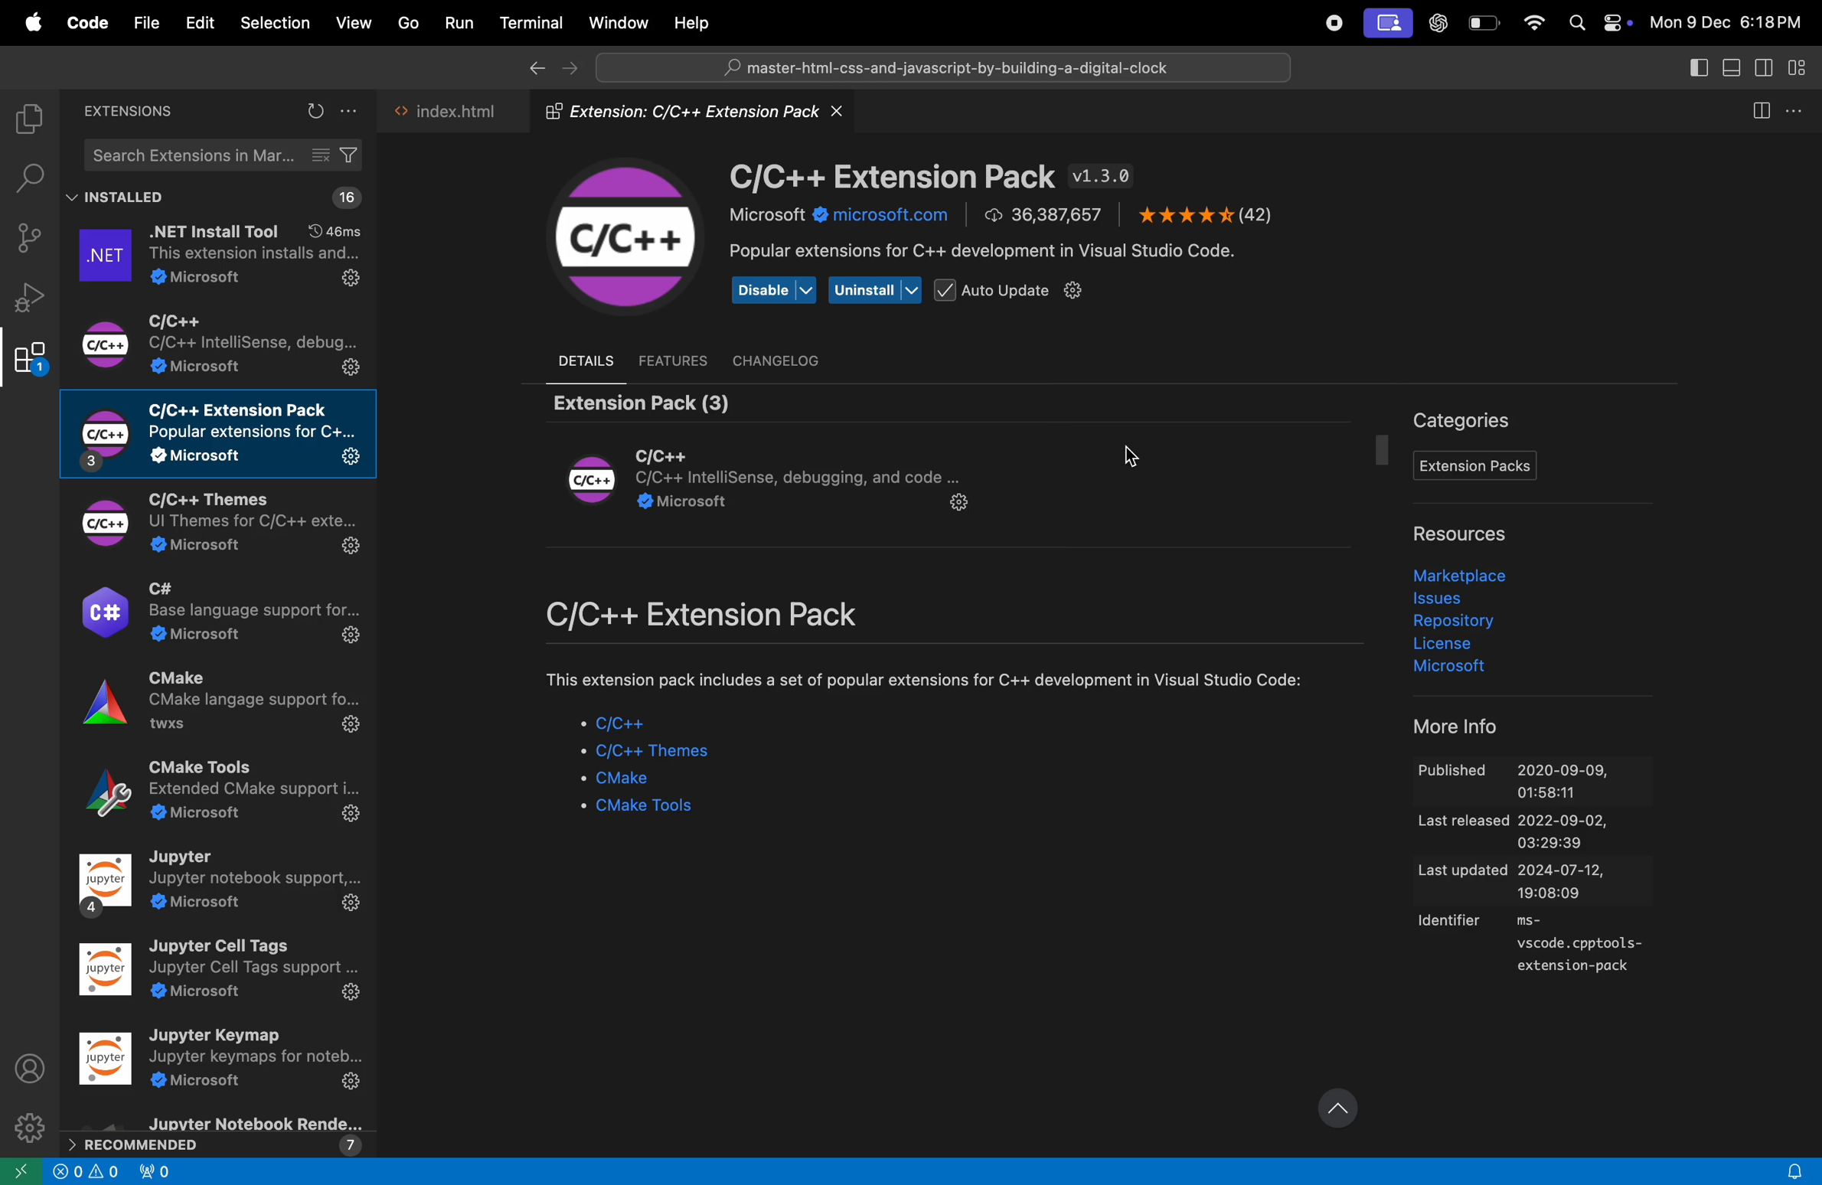  What do you see at coordinates (356, 23) in the screenshot?
I see `View` at bounding box center [356, 23].